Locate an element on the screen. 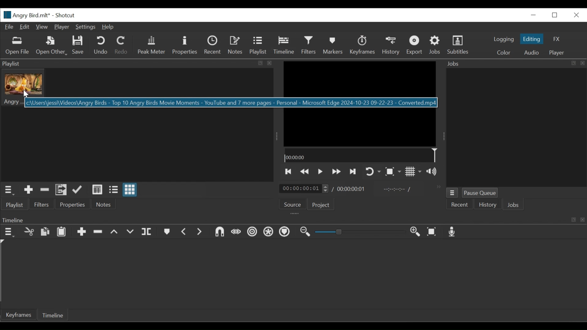 The height and width of the screenshot is (330, 587). Jobs Menu is located at coordinates (452, 193).